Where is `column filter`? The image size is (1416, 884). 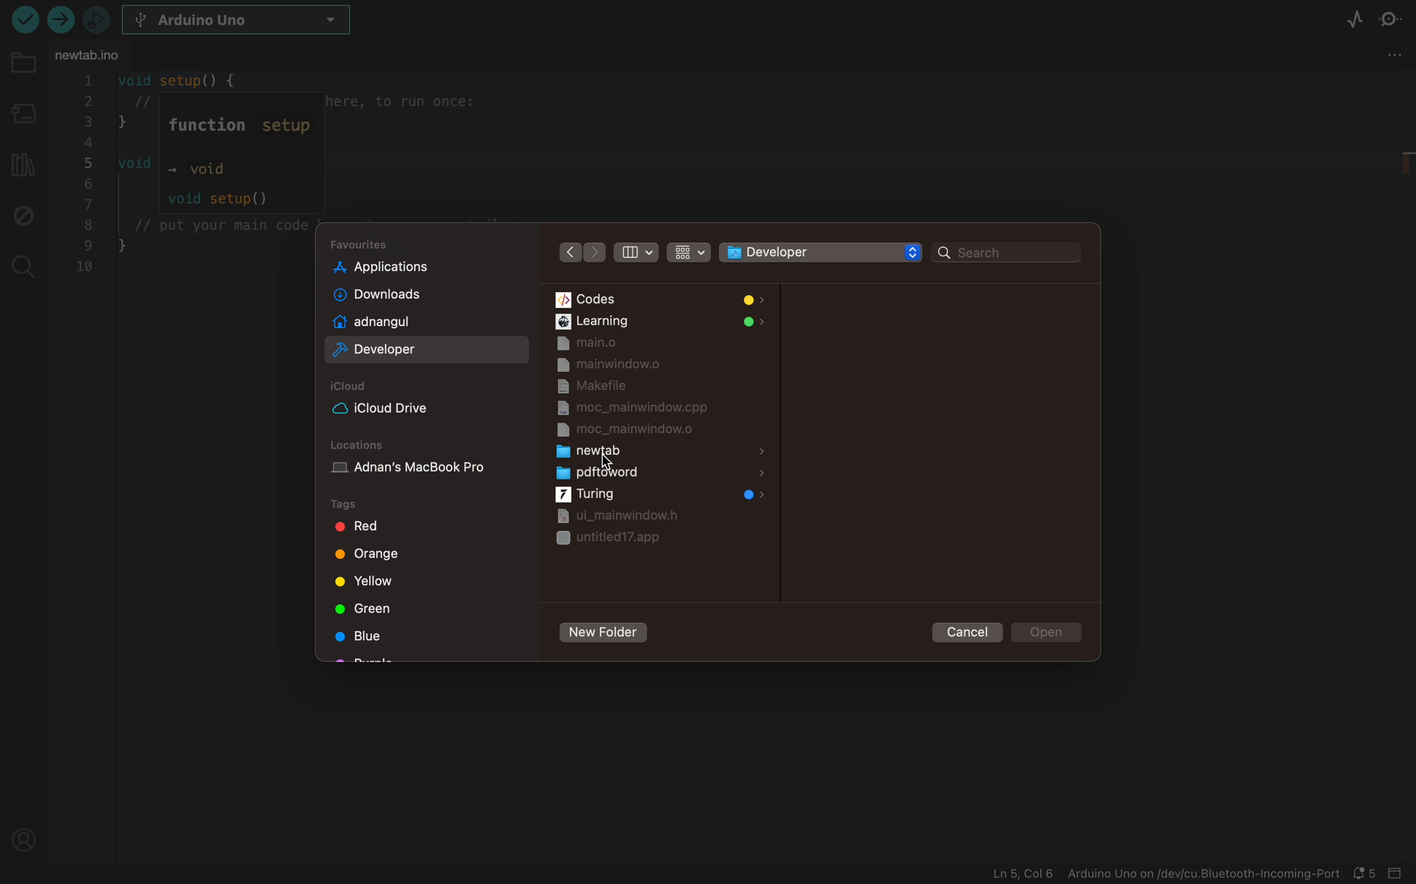 column filter is located at coordinates (634, 253).